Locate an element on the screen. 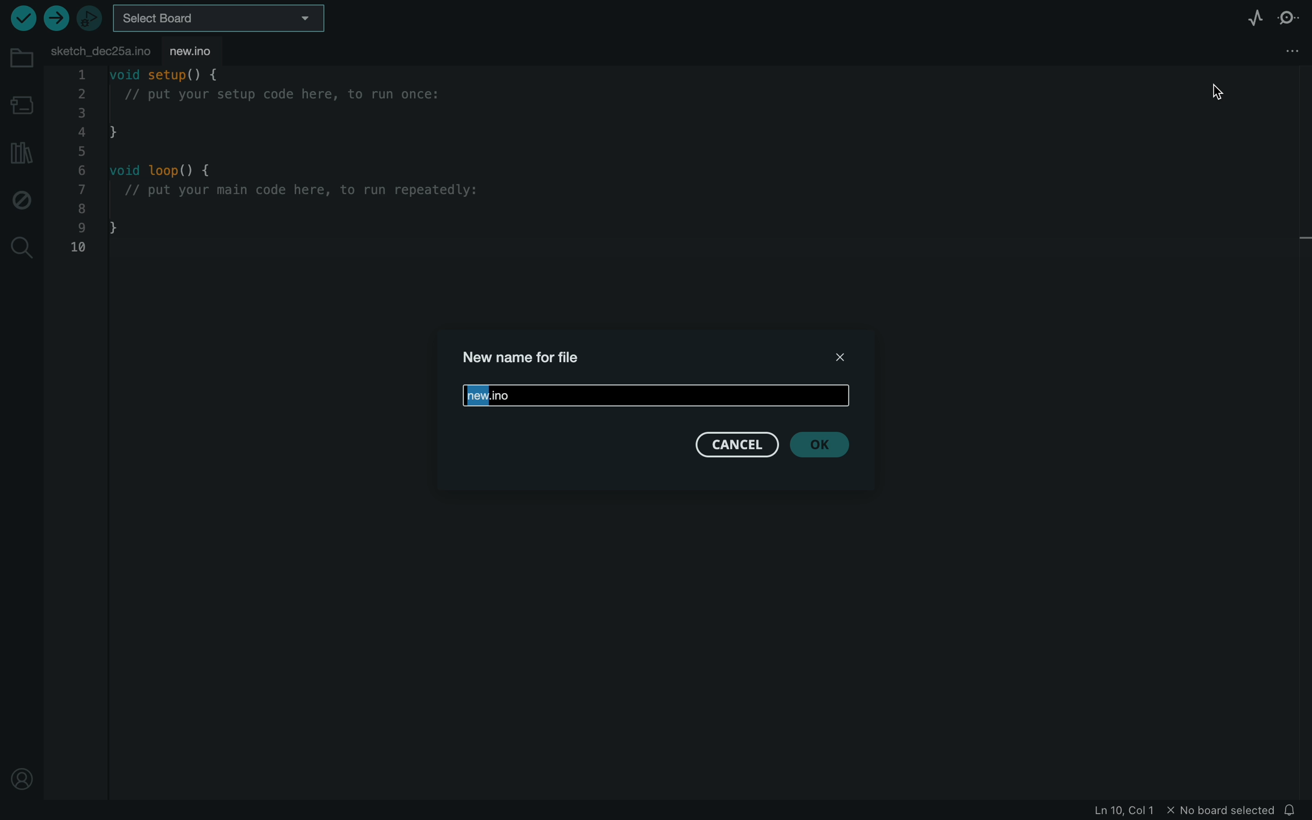 The width and height of the screenshot is (1312, 820). upload is located at coordinates (55, 18).